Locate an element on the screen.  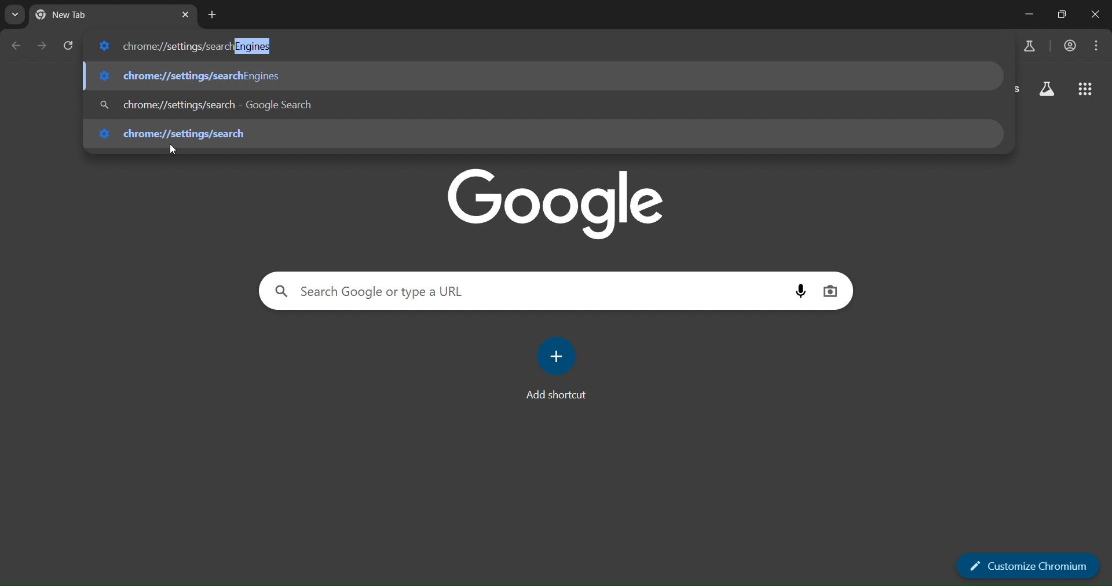
voice search is located at coordinates (802, 291).